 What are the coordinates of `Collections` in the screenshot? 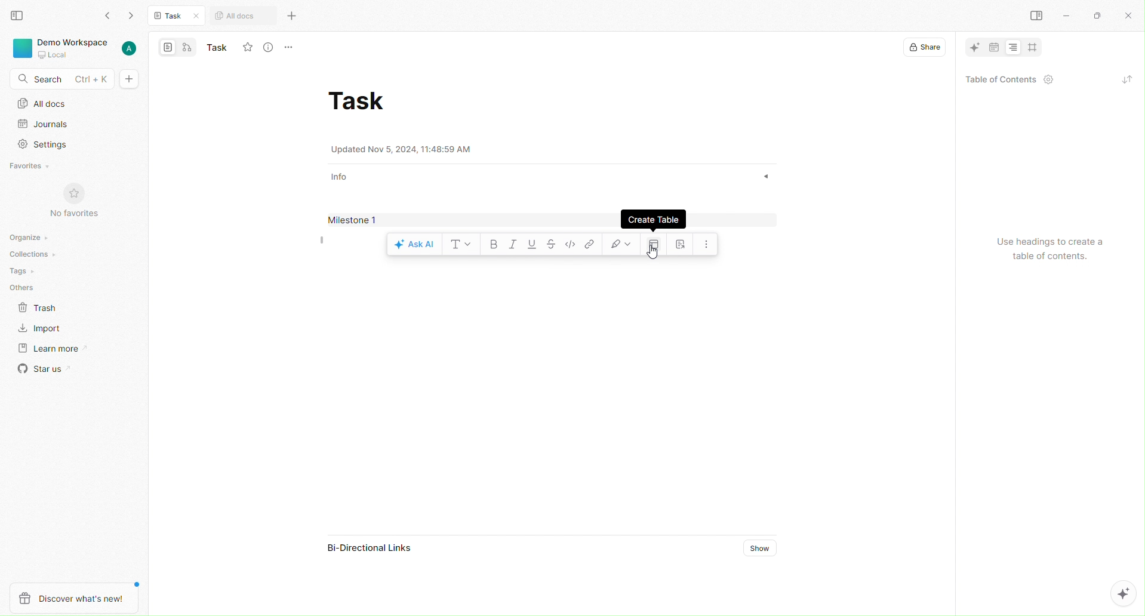 It's located at (30, 254).